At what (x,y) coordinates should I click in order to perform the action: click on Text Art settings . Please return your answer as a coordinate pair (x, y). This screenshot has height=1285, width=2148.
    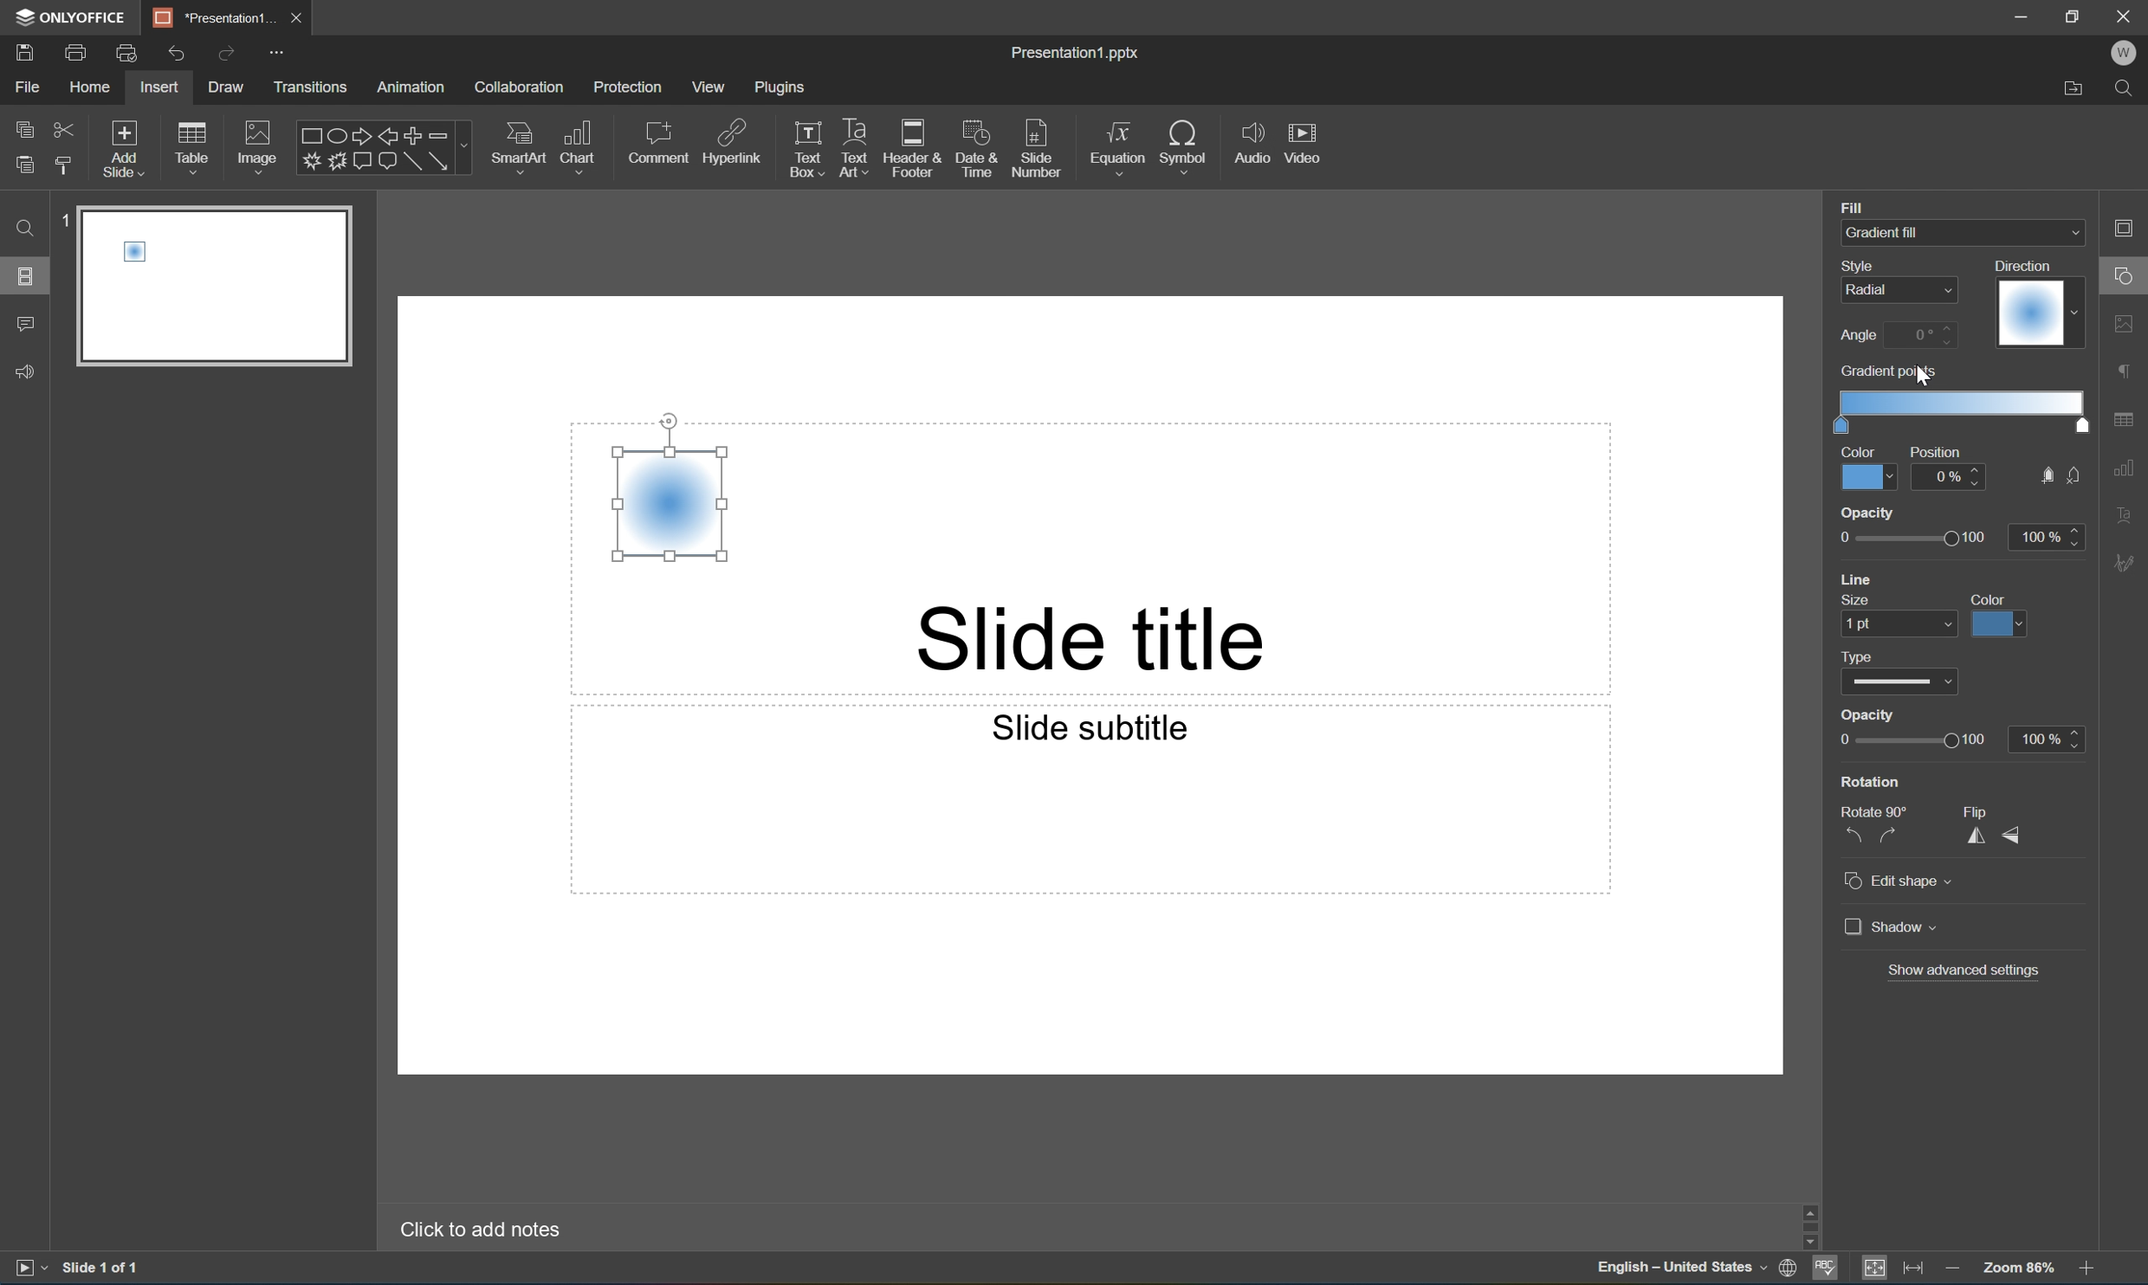
    Looking at the image, I should click on (2129, 512).